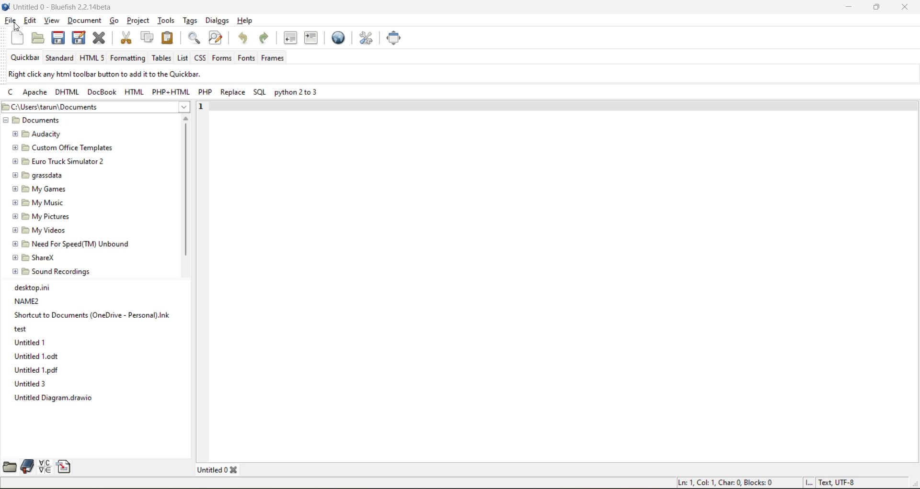  Describe the element at coordinates (292, 38) in the screenshot. I see `unindent` at that location.